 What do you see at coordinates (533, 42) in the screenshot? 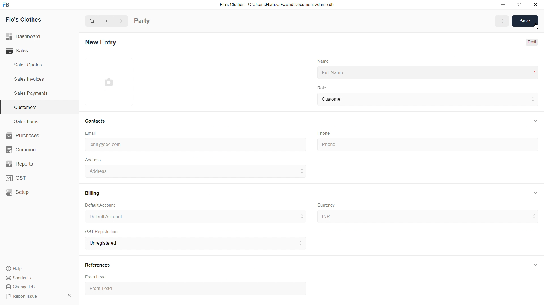
I see `Draft` at bounding box center [533, 42].